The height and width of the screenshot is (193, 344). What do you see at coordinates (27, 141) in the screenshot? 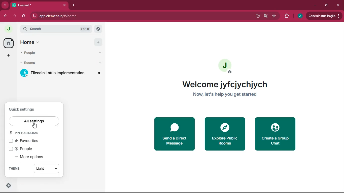
I see `favourites` at bounding box center [27, 141].